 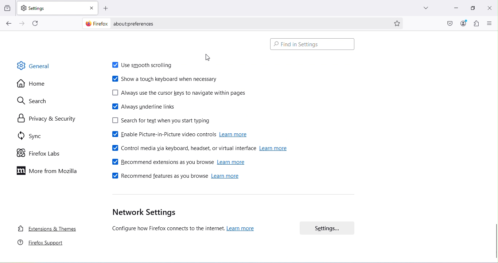 I want to click on Bookmark this page, so click(x=401, y=24).